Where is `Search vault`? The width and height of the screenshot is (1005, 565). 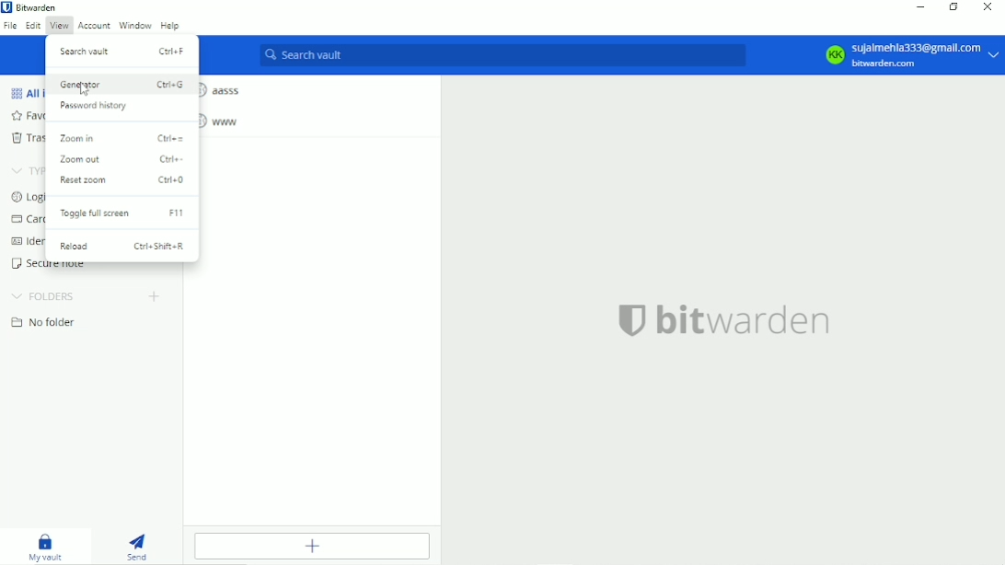
Search vault is located at coordinates (122, 52).